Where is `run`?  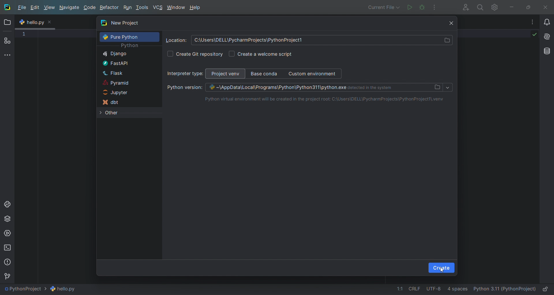 run is located at coordinates (408, 7).